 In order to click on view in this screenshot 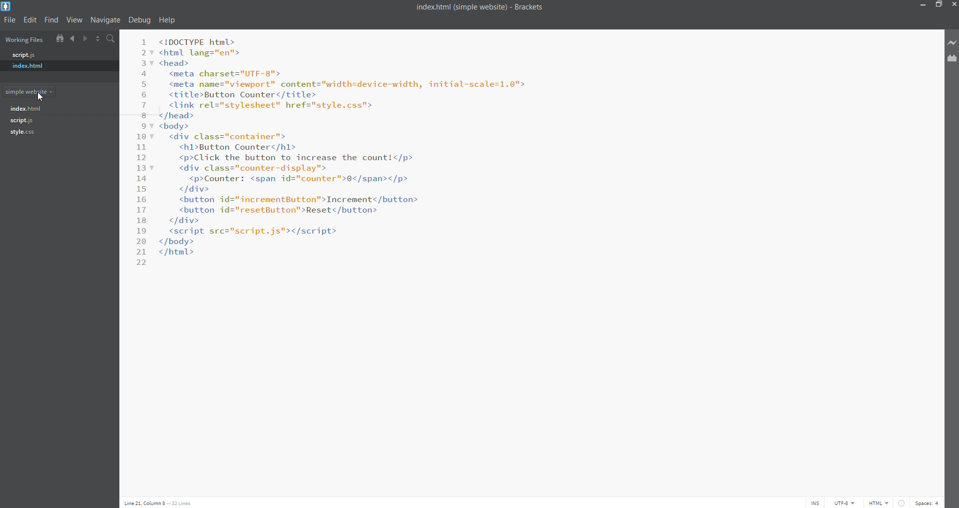, I will do `click(74, 20)`.